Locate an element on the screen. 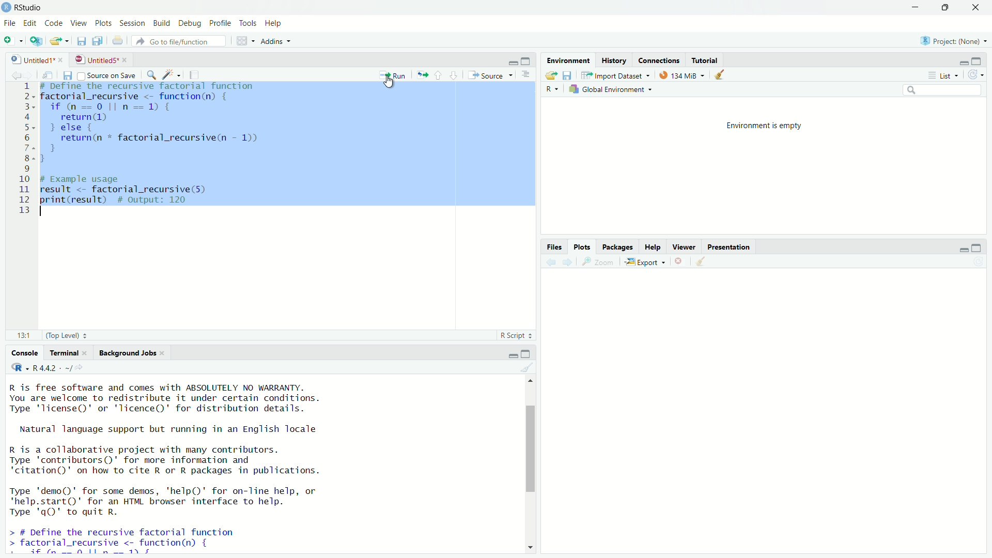  Untitled5* is located at coordinates (97, 59).